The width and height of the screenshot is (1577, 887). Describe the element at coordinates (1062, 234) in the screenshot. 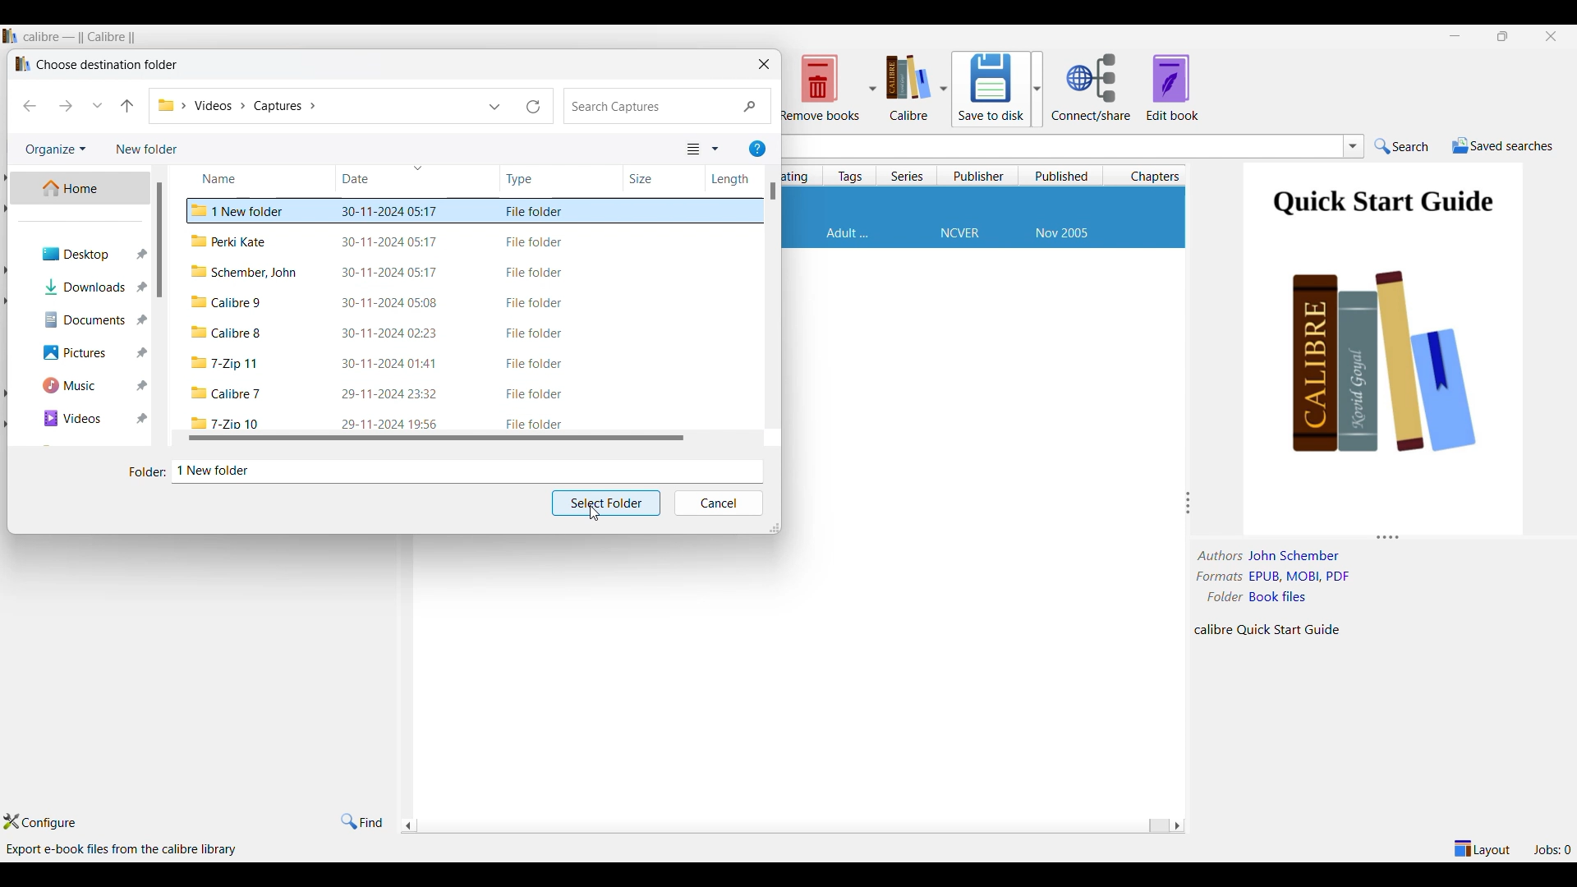

I see `Publish date` at that location.